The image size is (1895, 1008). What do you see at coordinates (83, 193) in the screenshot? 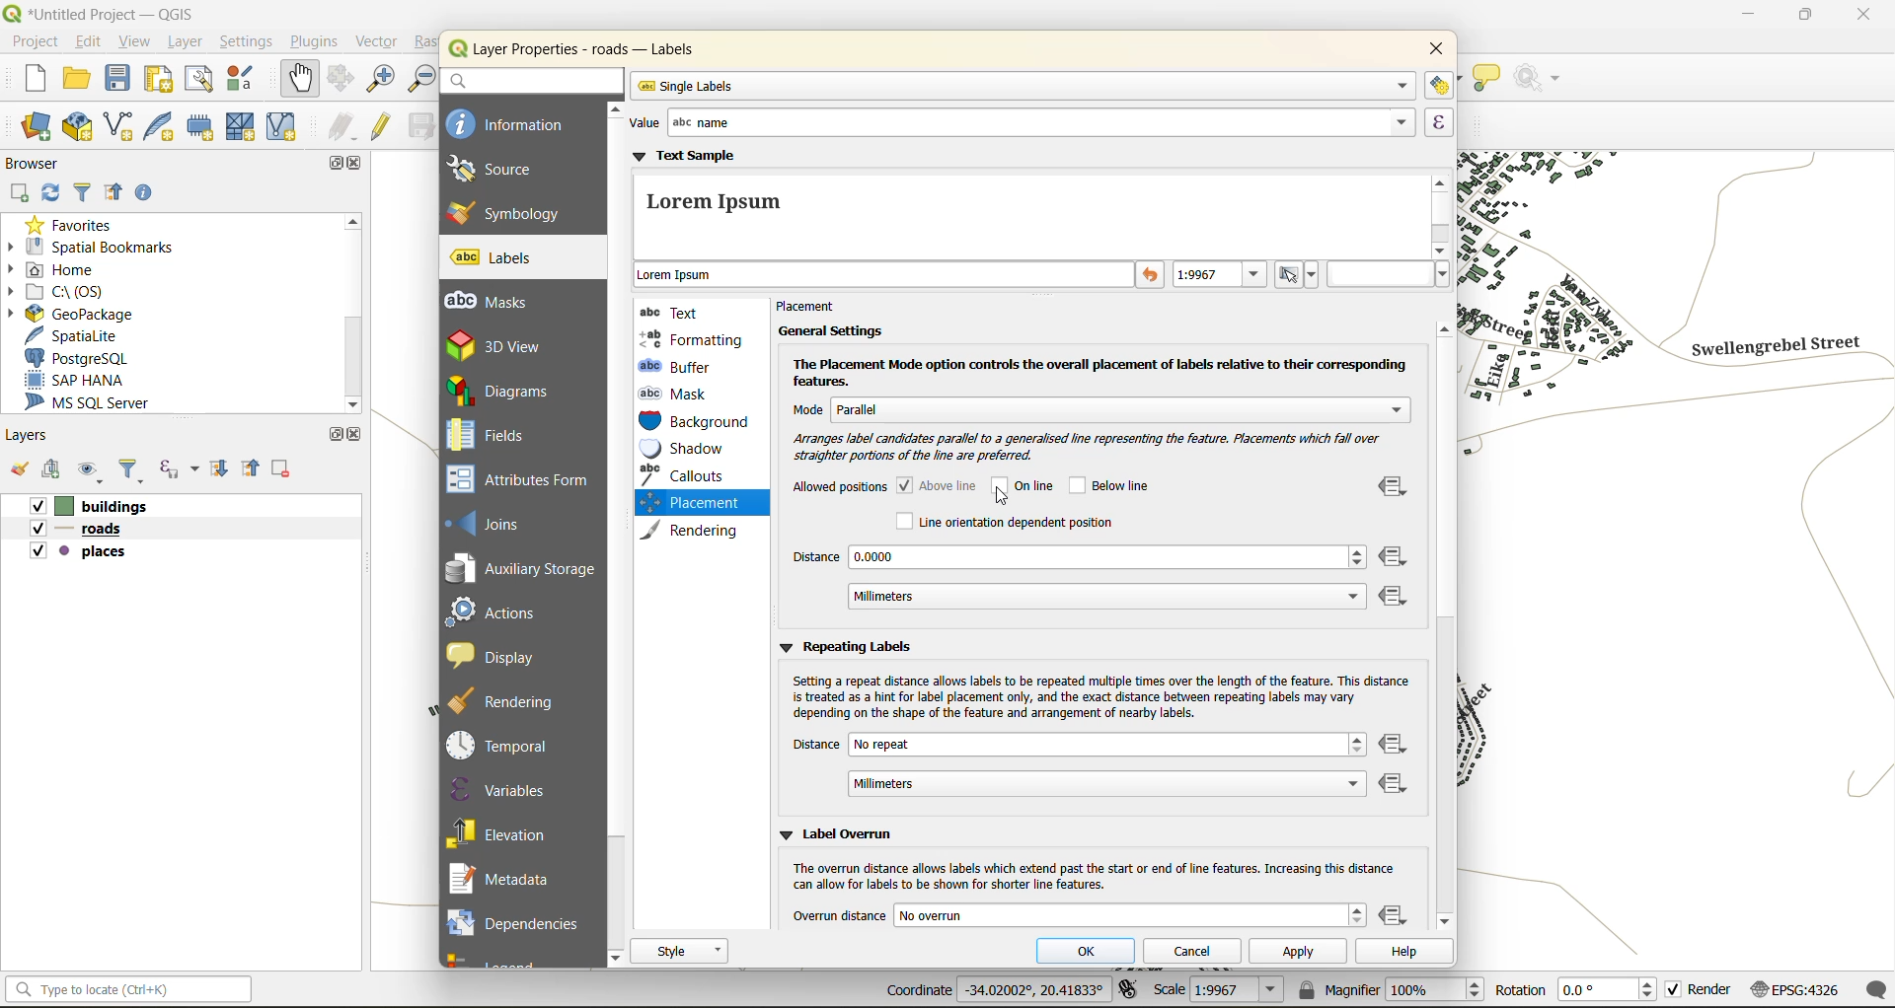
I see `filter` at bounding box center [83, 193].